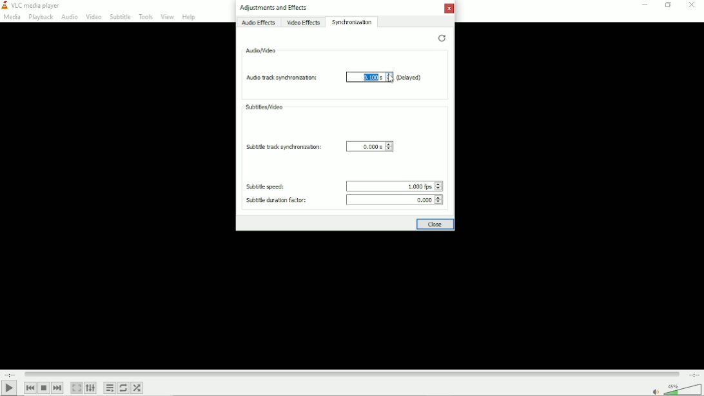  Describe the element at coordinates (146, 16) in the screenshot. I see `Tools` at that location.